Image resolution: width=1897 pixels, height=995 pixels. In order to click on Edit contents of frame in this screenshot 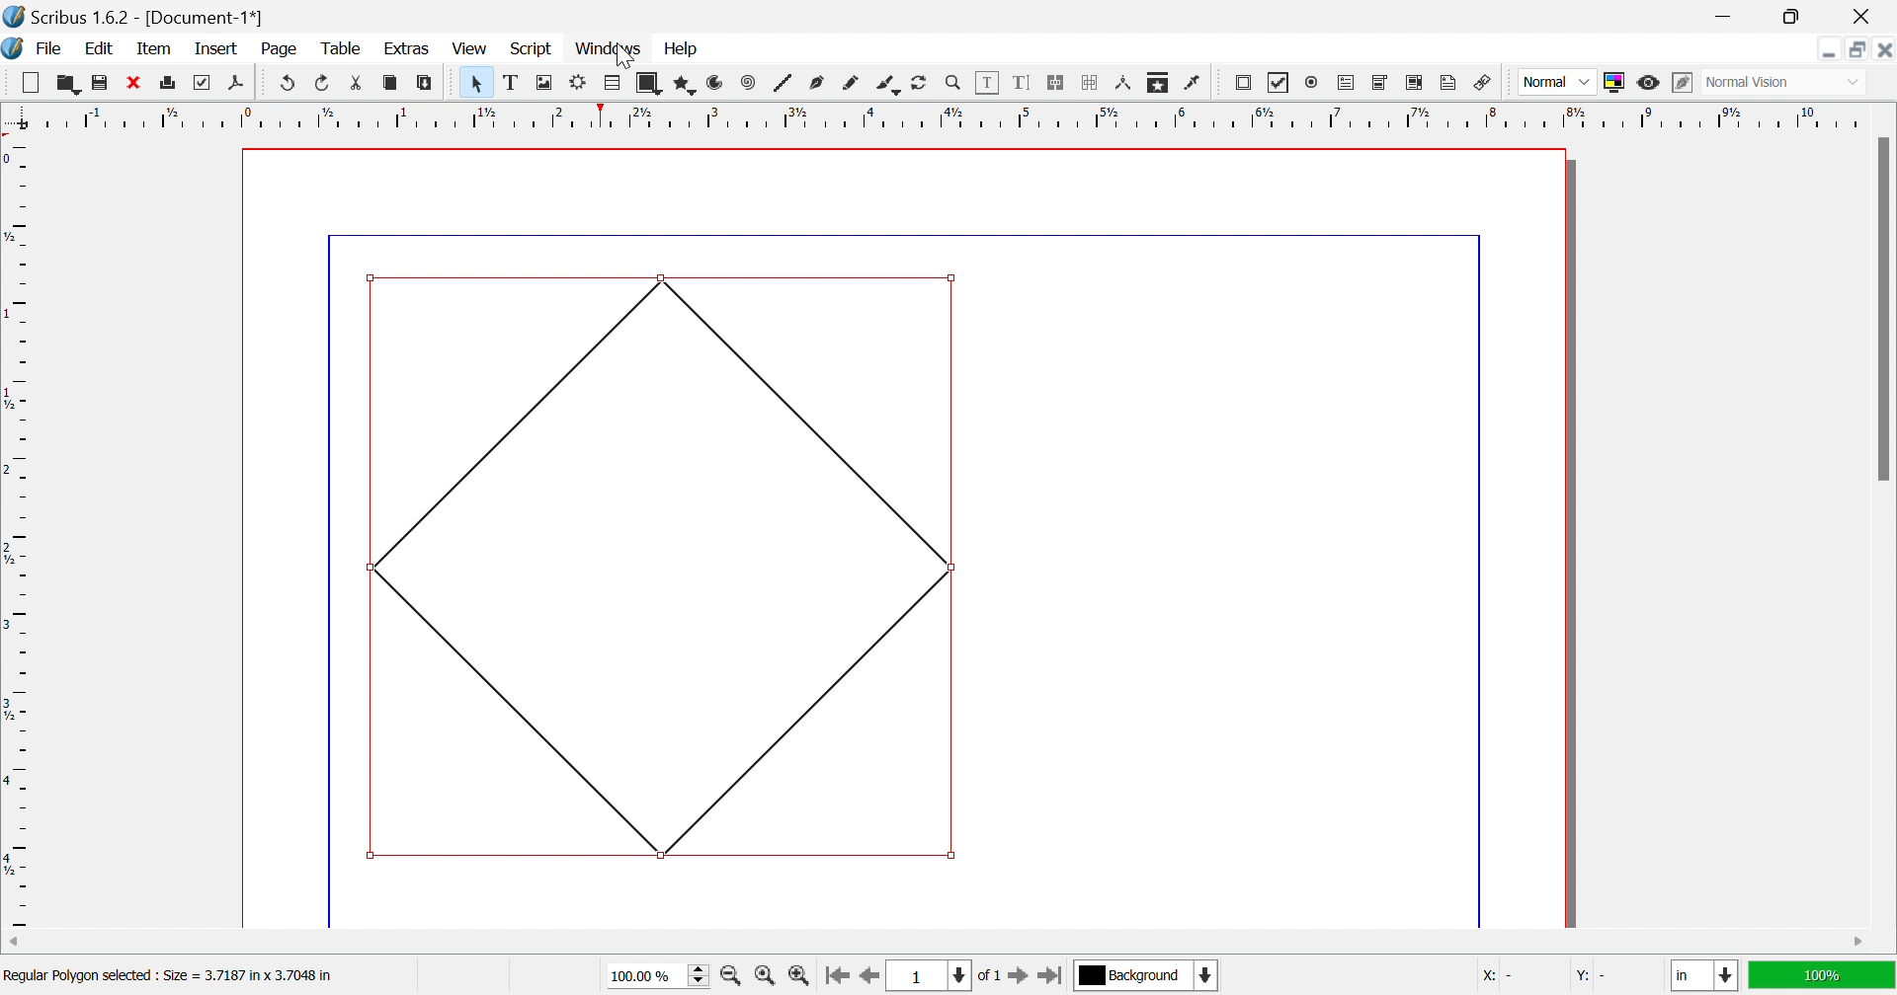, I will do `click(988, 80)`.